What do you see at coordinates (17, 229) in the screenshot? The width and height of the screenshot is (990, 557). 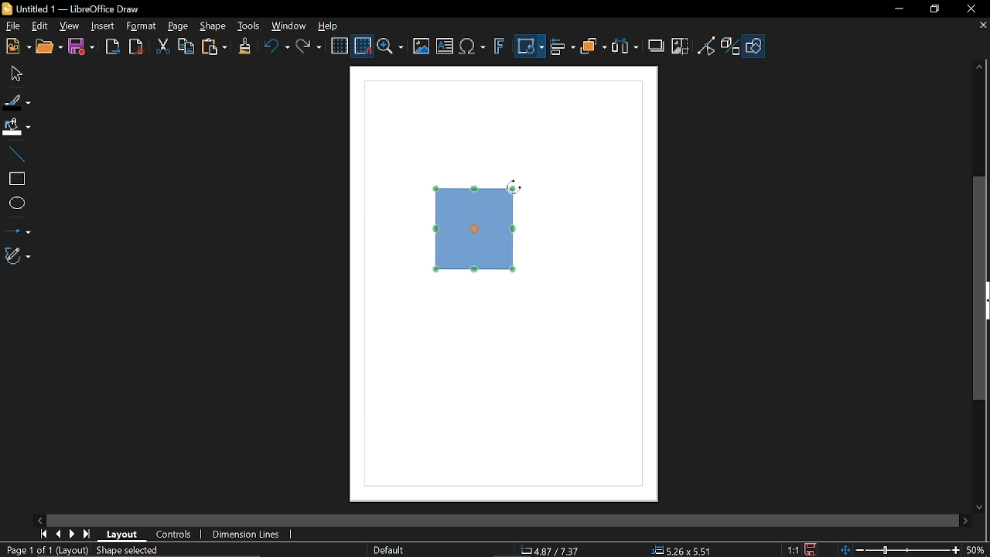 I see `Lines and arrows` at bounding box center [17, 229].